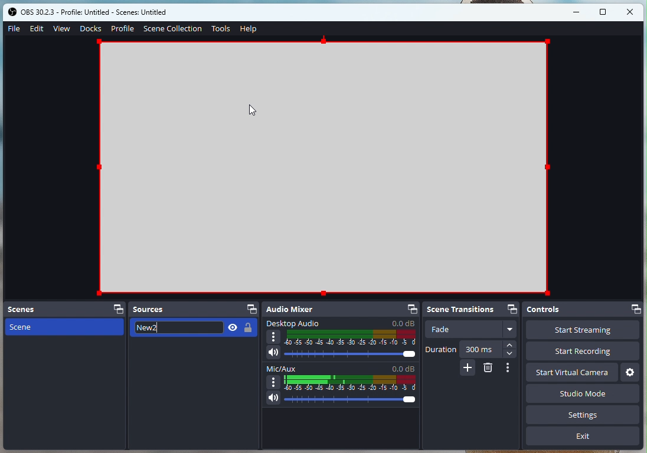  I want to click on maximise, so click(604, 12).